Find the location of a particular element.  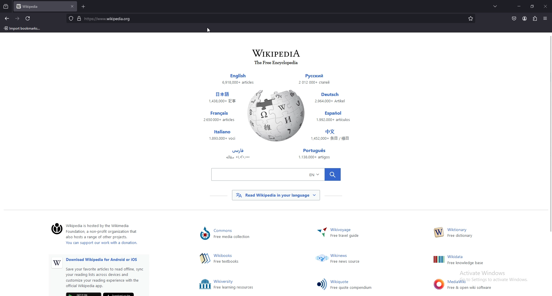

 is located at coordinates (438, 284).